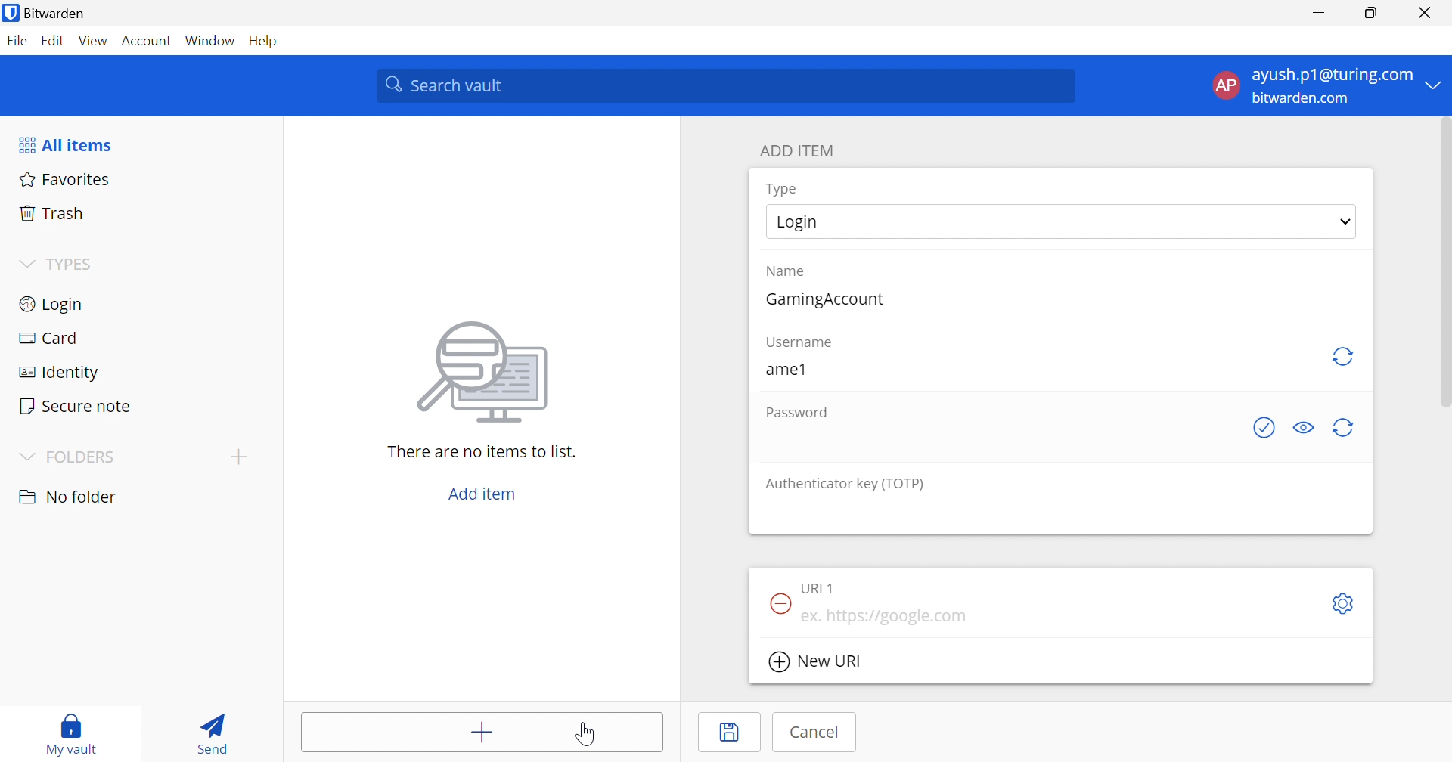 This screenshot has height=762, width=1452. I want to click on Cursor, so click(585, 736).